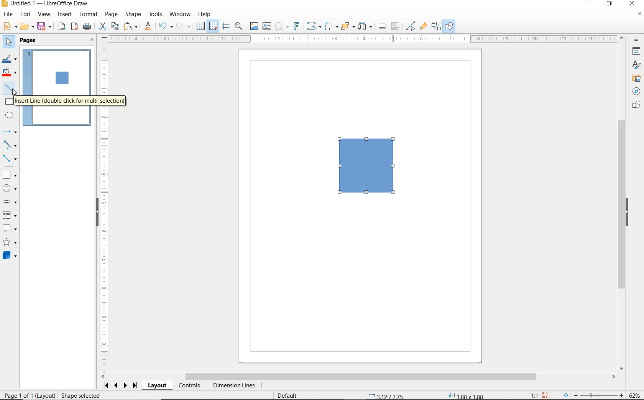 The image size is (644, 400). Describe the element at coordinates (148, 26) in the screenshot. I see `CLONE FORMATTING` at that location.